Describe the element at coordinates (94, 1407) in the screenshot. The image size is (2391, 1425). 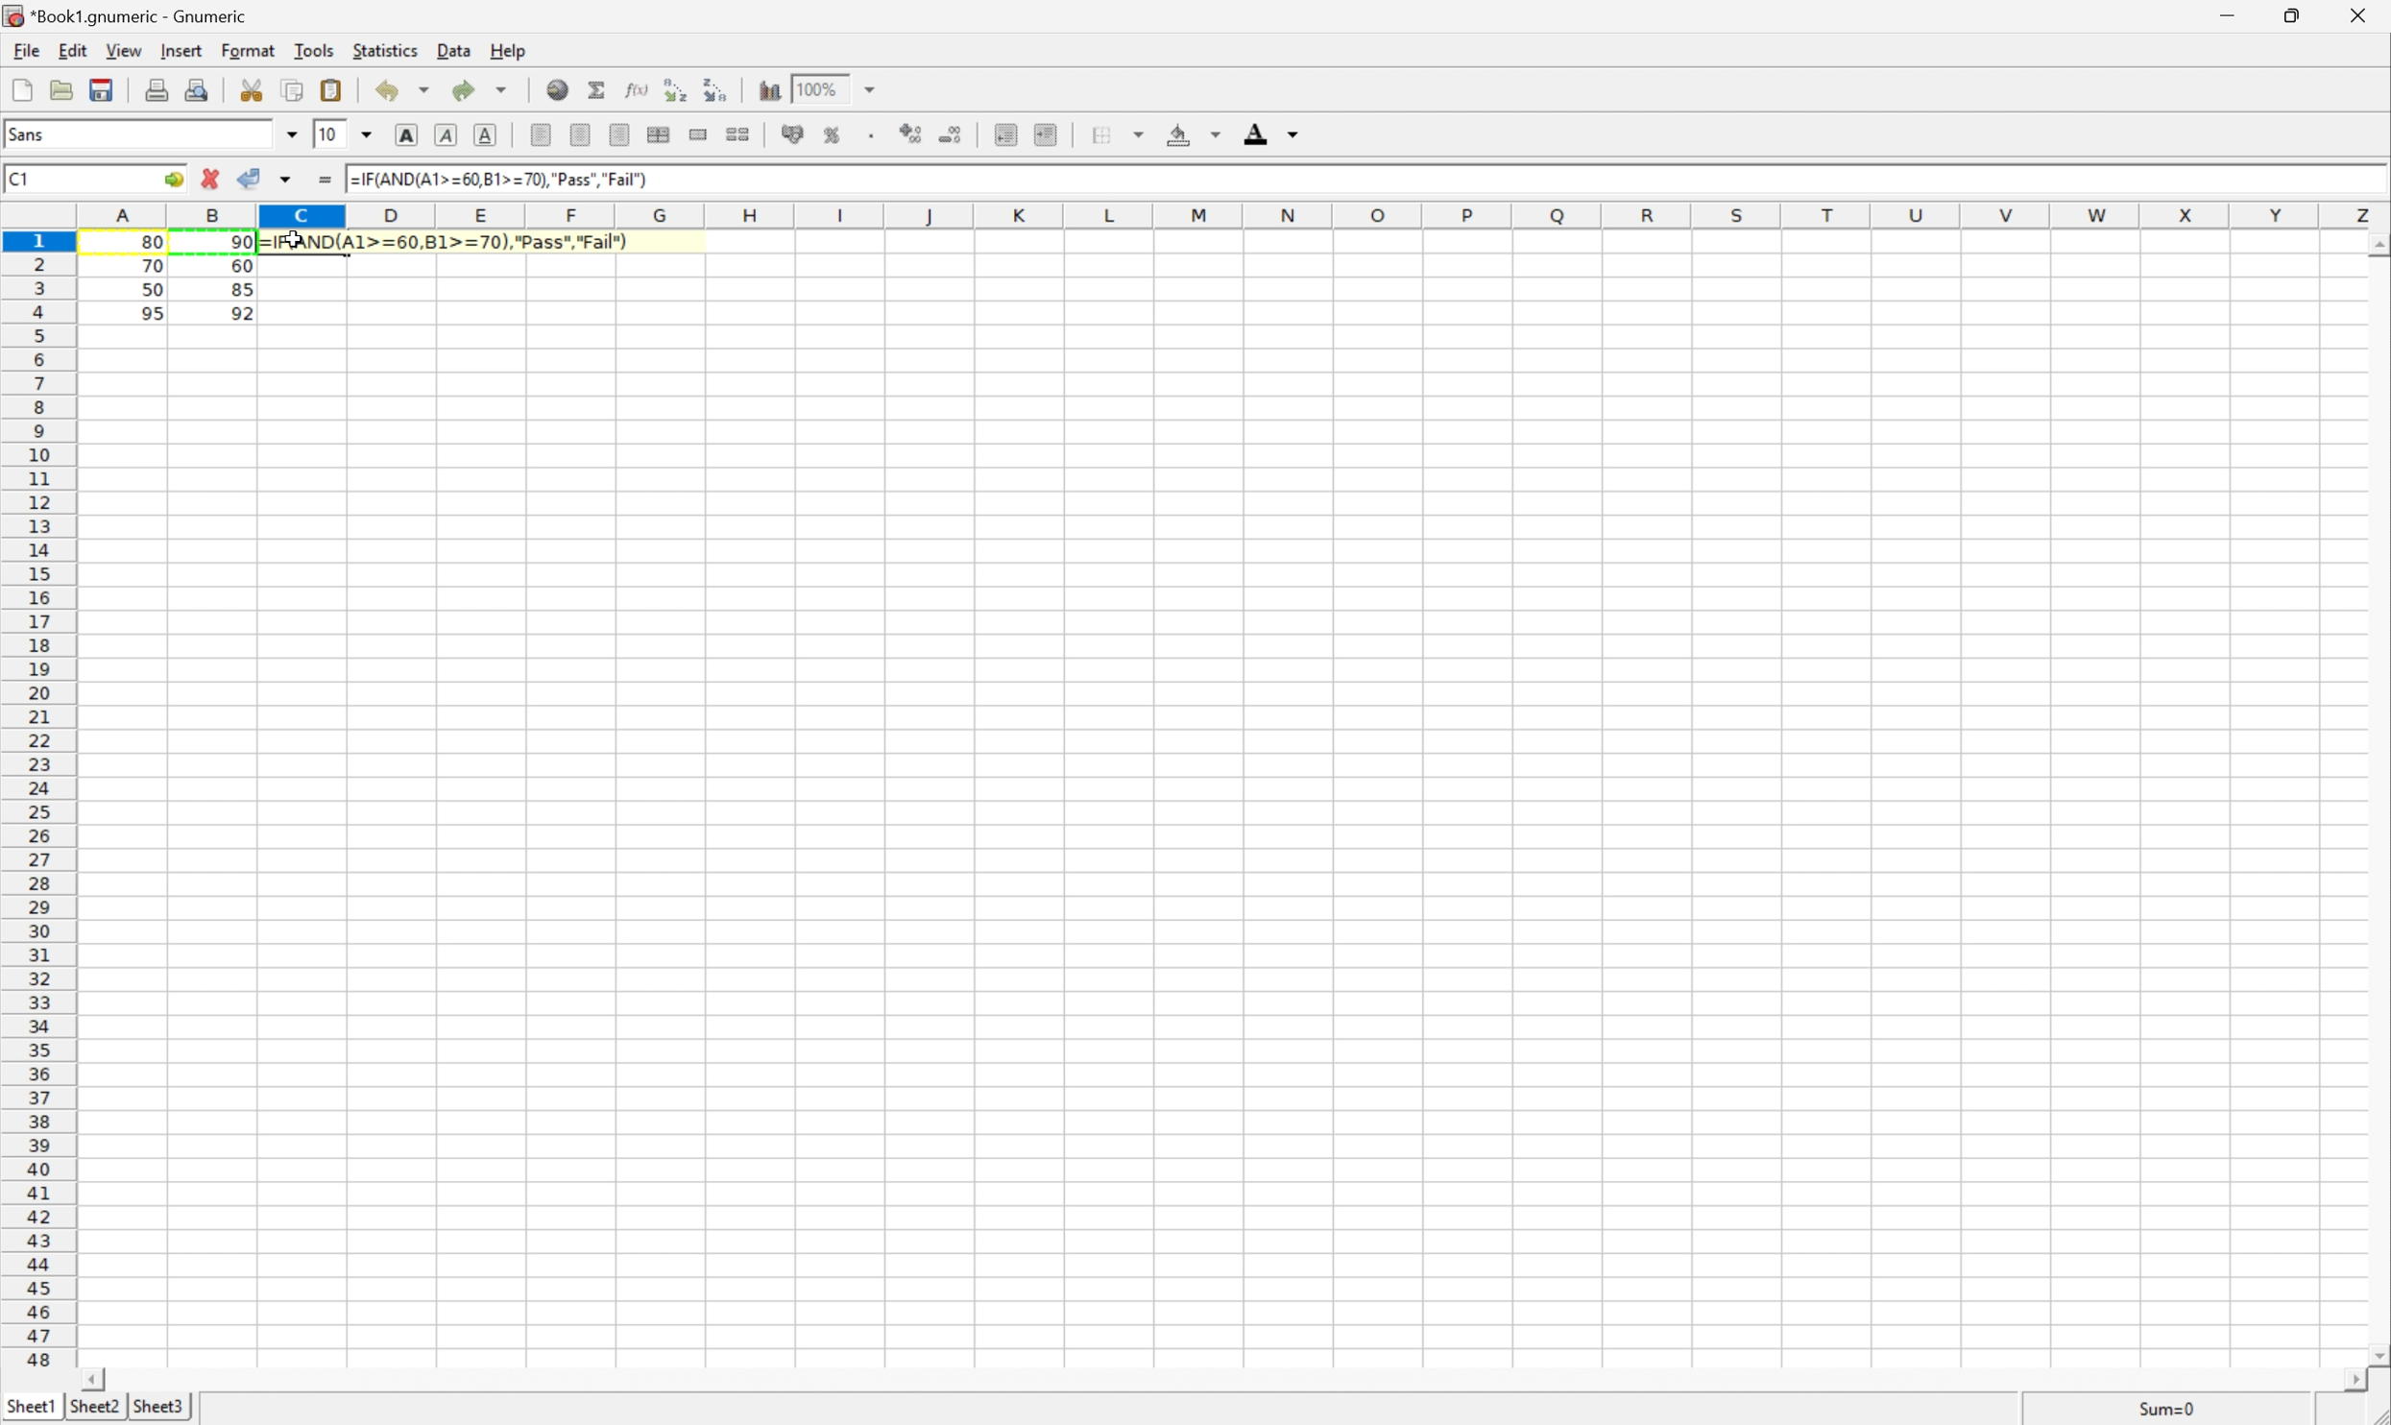
I see `Sheet2` at that location.